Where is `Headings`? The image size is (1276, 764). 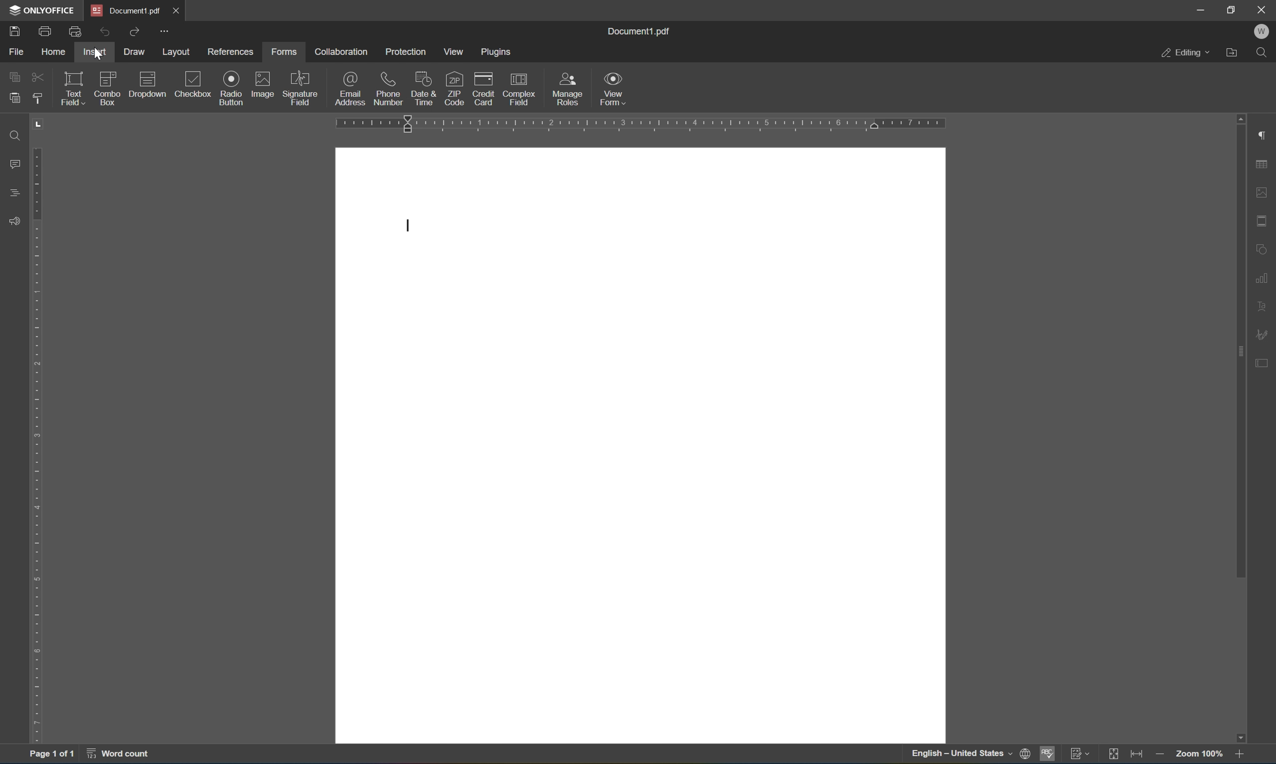
Headings is located at coordinates (15, 193).